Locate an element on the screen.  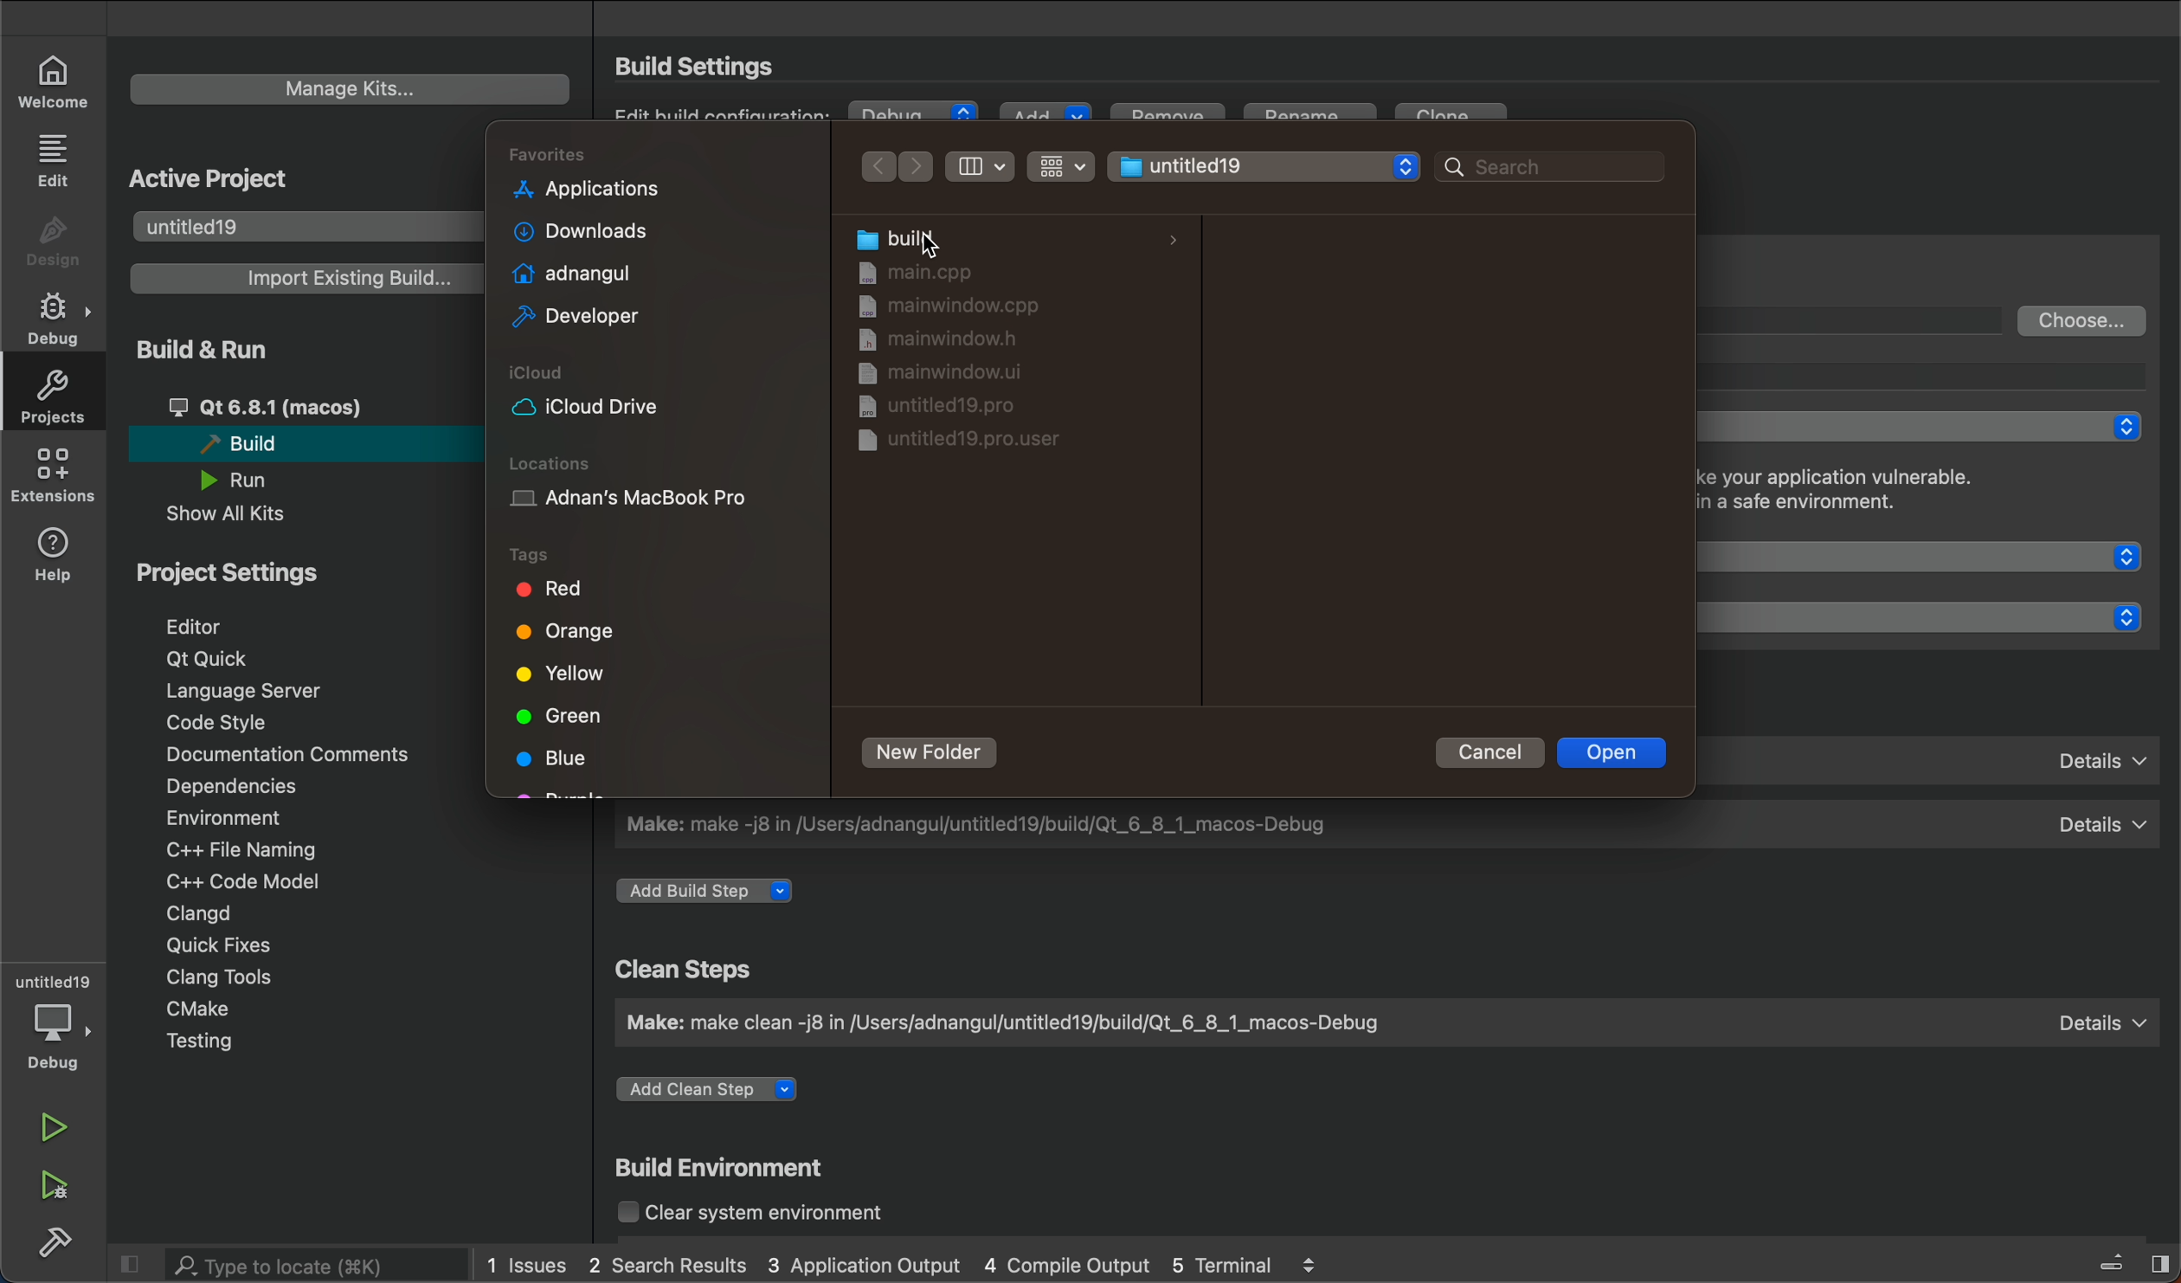
WELCOME is located at coordinates (55, 80).